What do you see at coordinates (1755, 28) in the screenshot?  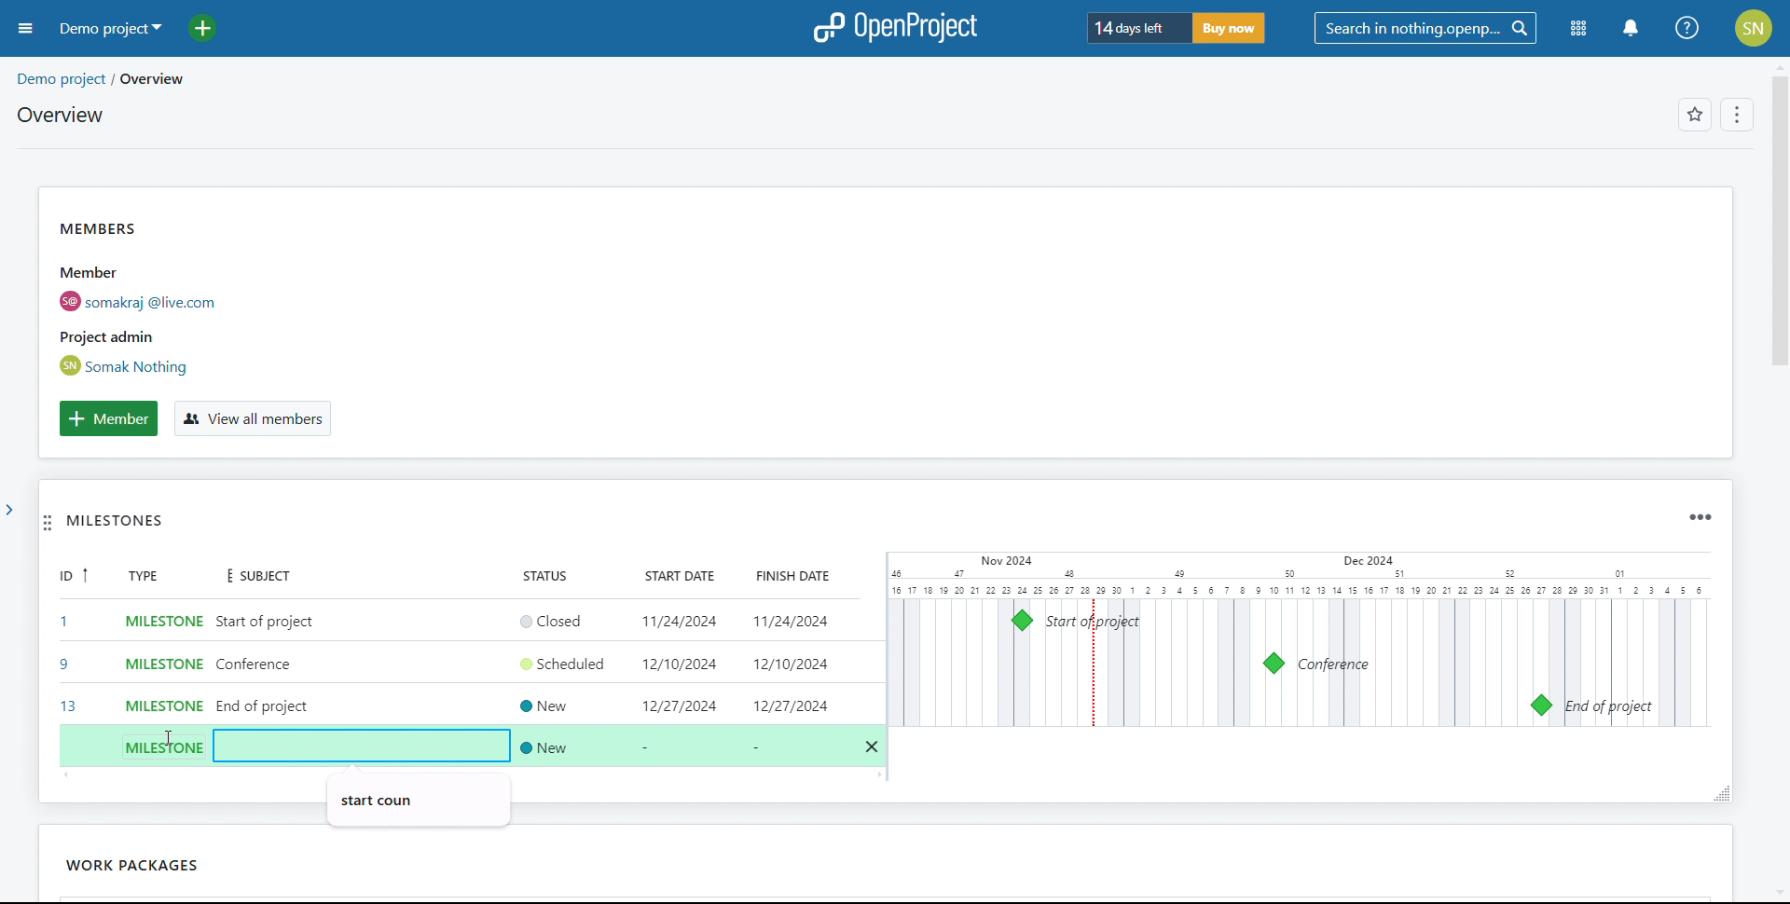 I see `account` at bounding box center [1755, 28].